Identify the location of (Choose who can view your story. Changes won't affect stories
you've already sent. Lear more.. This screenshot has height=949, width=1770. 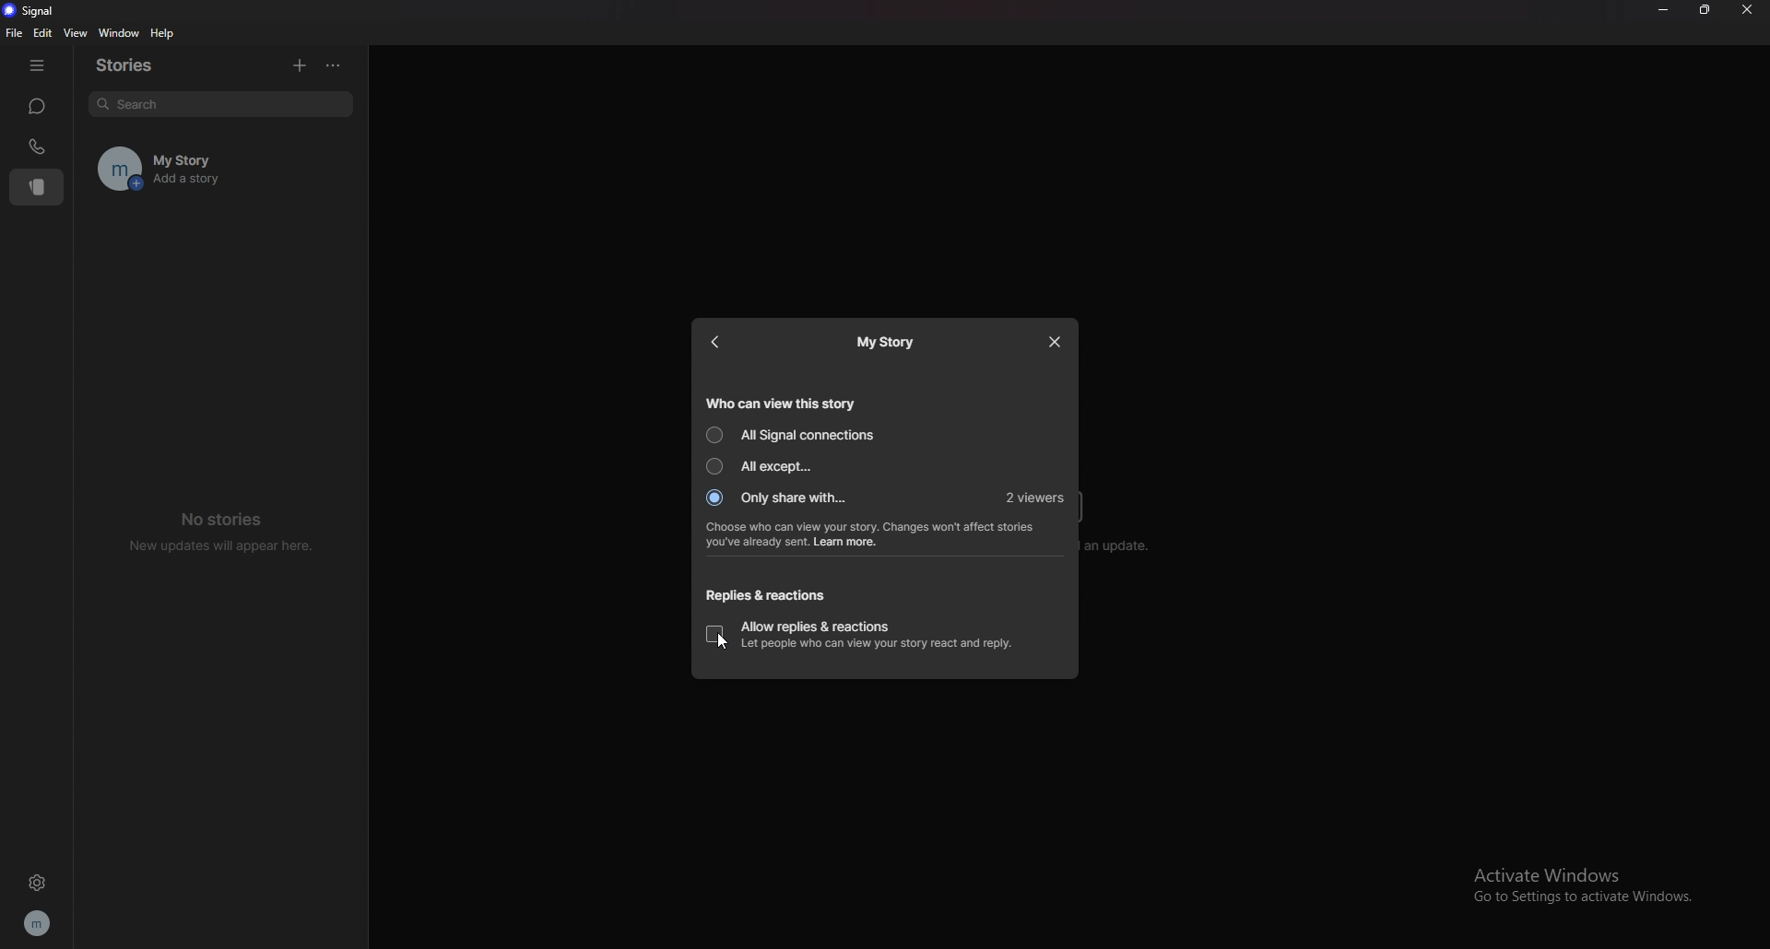
(874, 536).